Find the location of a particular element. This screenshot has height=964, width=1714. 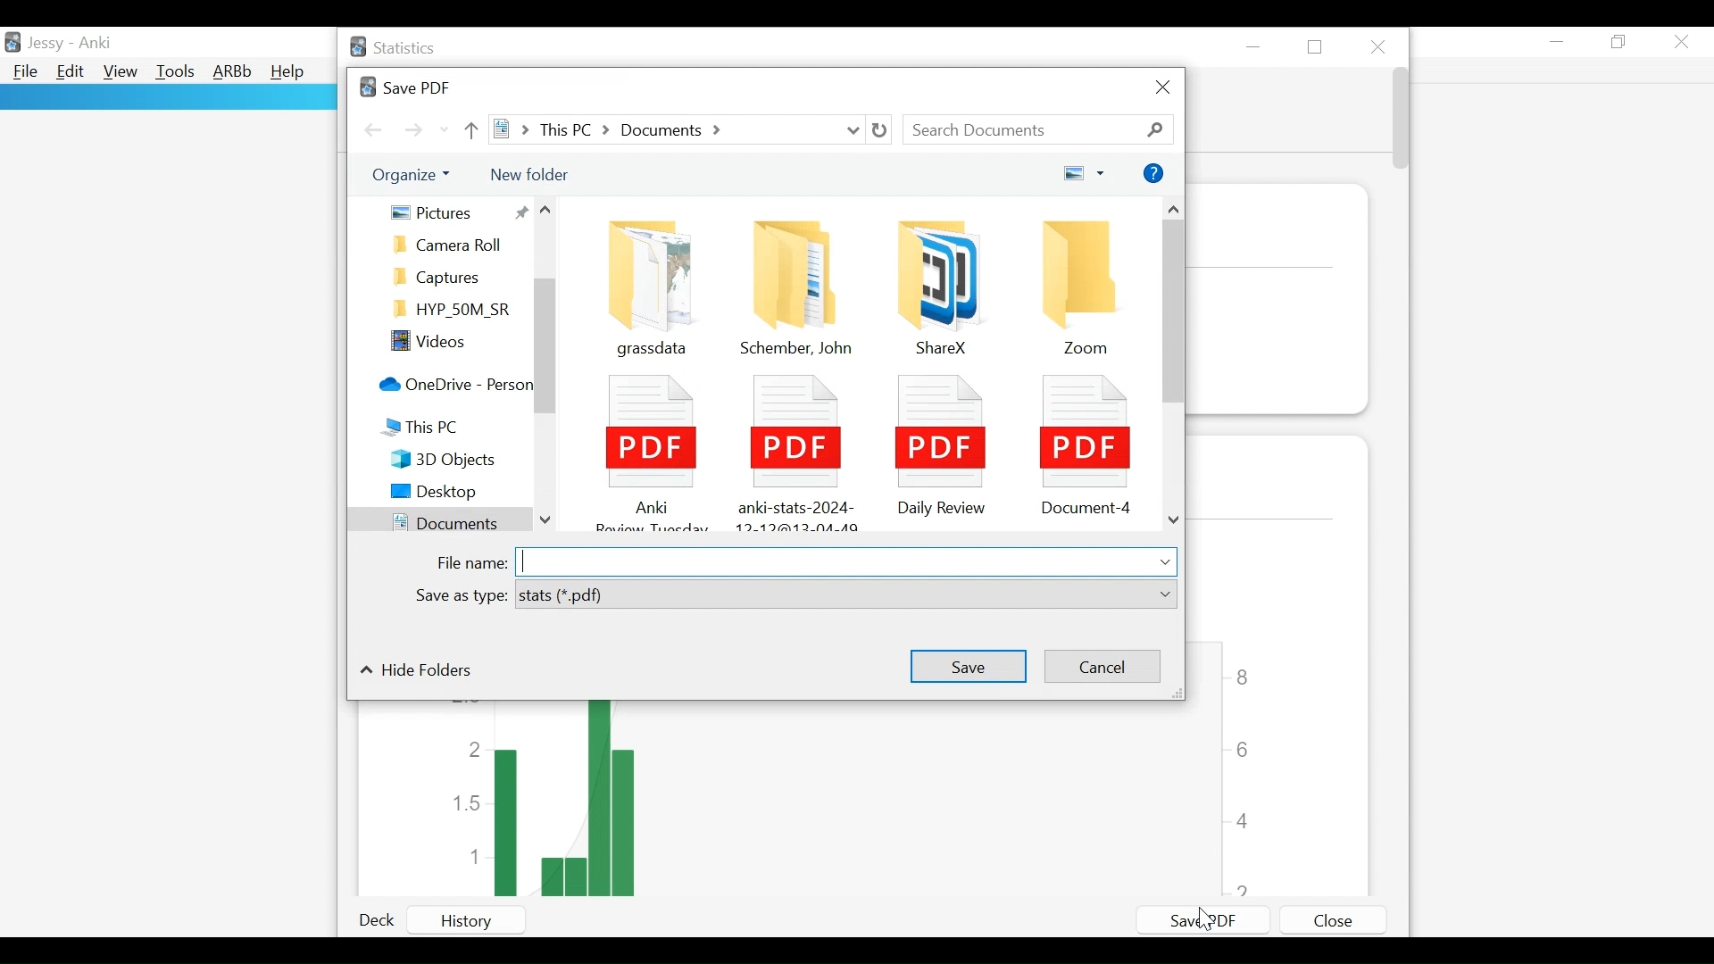

PDF is located at coordinates (936, 443).